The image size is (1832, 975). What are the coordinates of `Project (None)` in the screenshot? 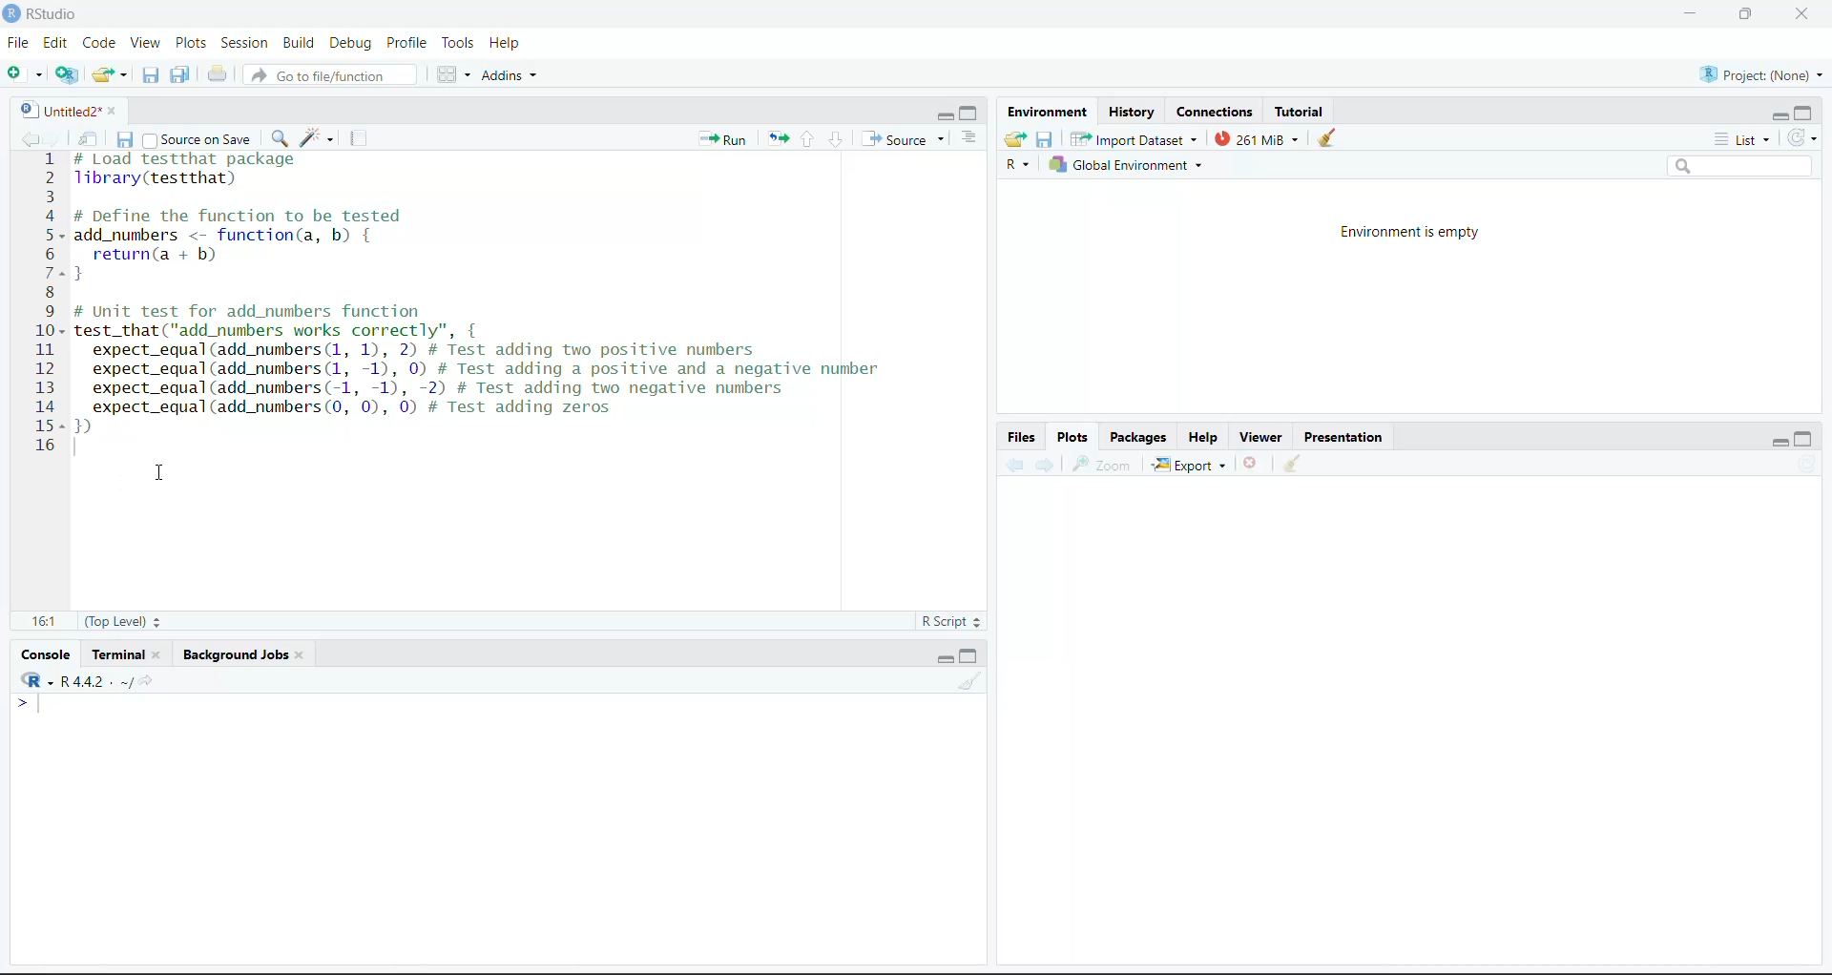 It's located at (1762, 74).